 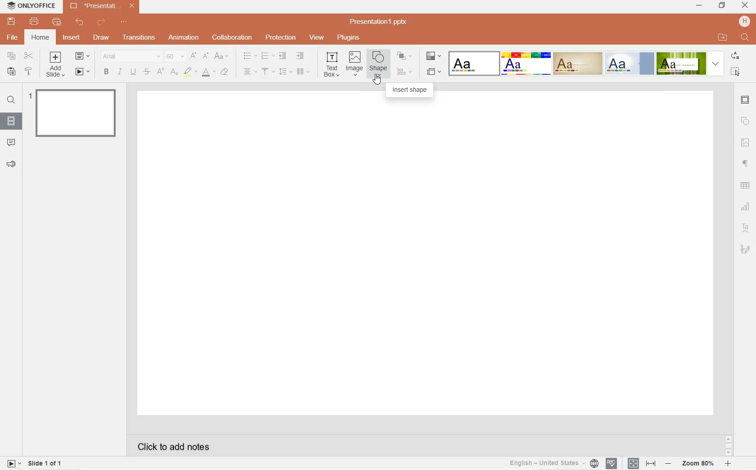 I want to click on feedback & support, so click(x=11, y=164).